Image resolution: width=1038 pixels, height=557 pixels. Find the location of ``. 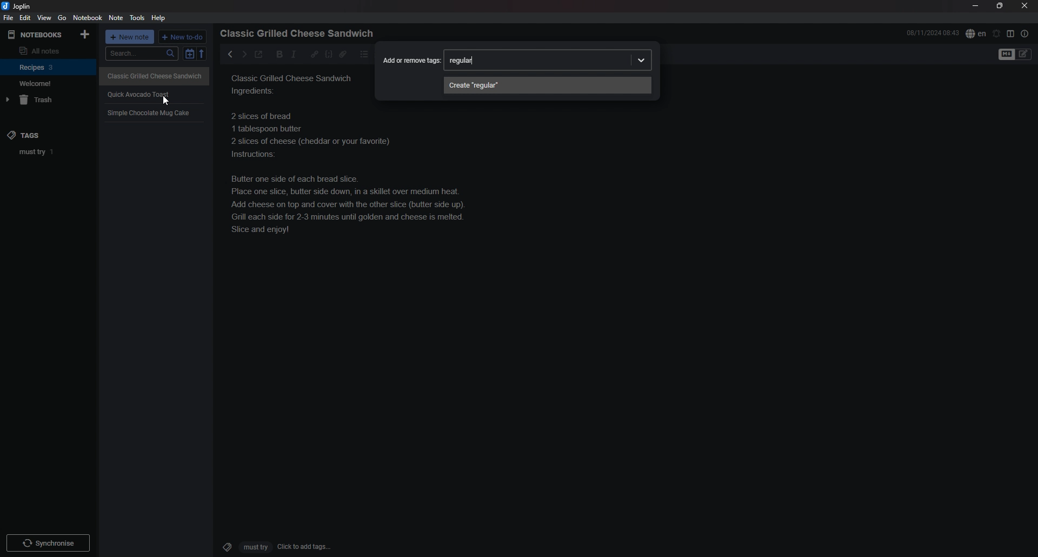

 is located at coordinates (48, 541).